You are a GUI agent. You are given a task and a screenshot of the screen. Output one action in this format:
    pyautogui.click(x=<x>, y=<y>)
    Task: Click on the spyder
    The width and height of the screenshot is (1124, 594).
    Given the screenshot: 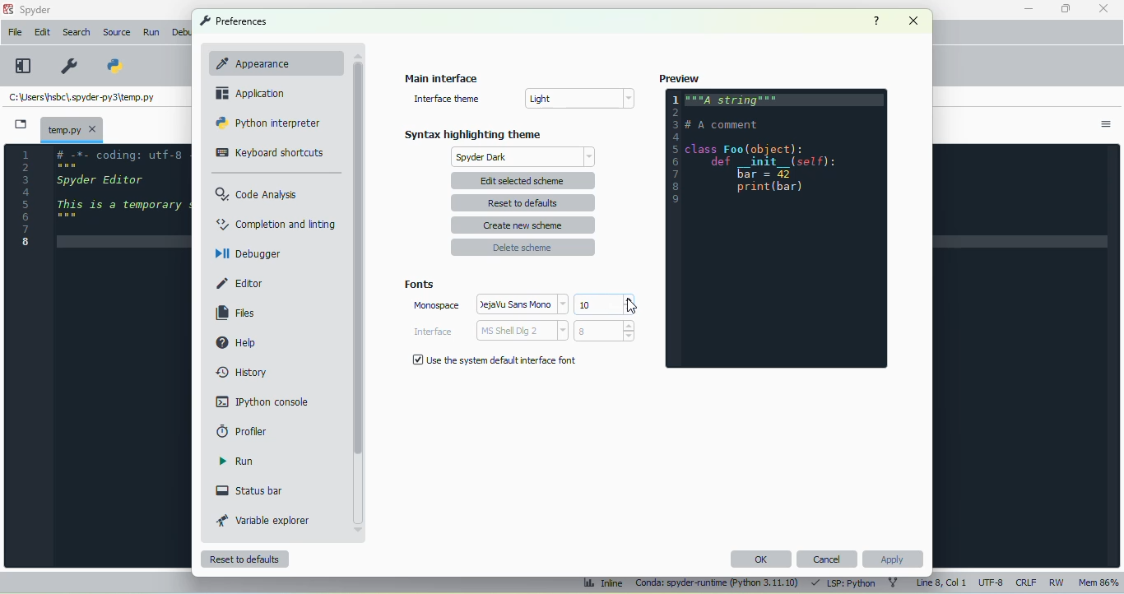 What is the action you would take?
    pyautogui.click(x=36, y=10)
    